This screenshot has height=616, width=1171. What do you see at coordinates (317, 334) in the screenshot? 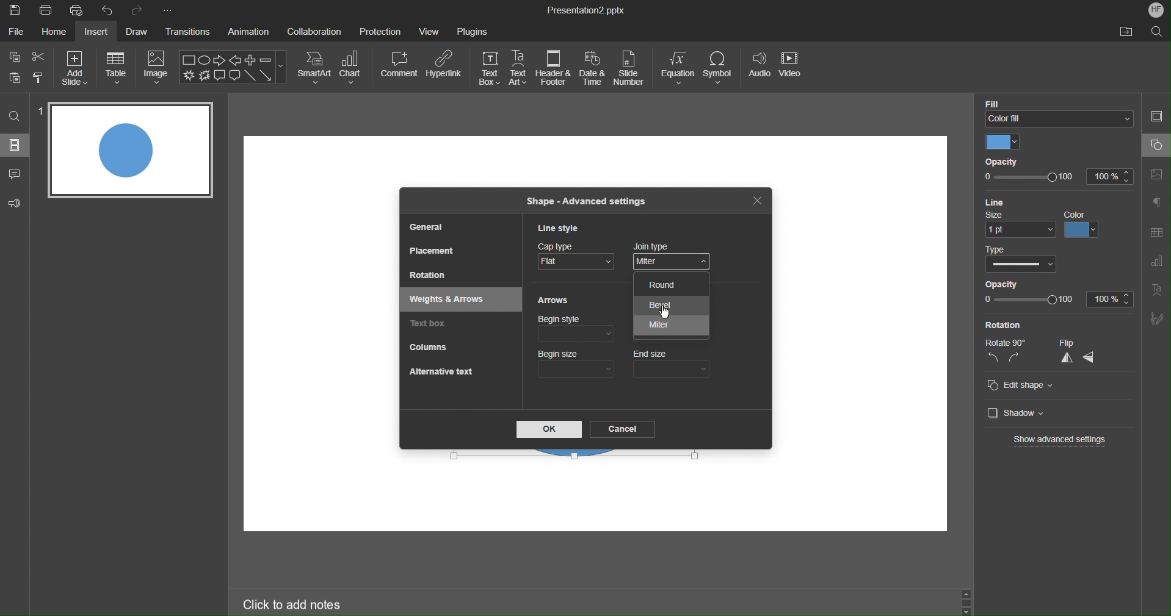
I see `workspace` at bounding box center [317, 334].